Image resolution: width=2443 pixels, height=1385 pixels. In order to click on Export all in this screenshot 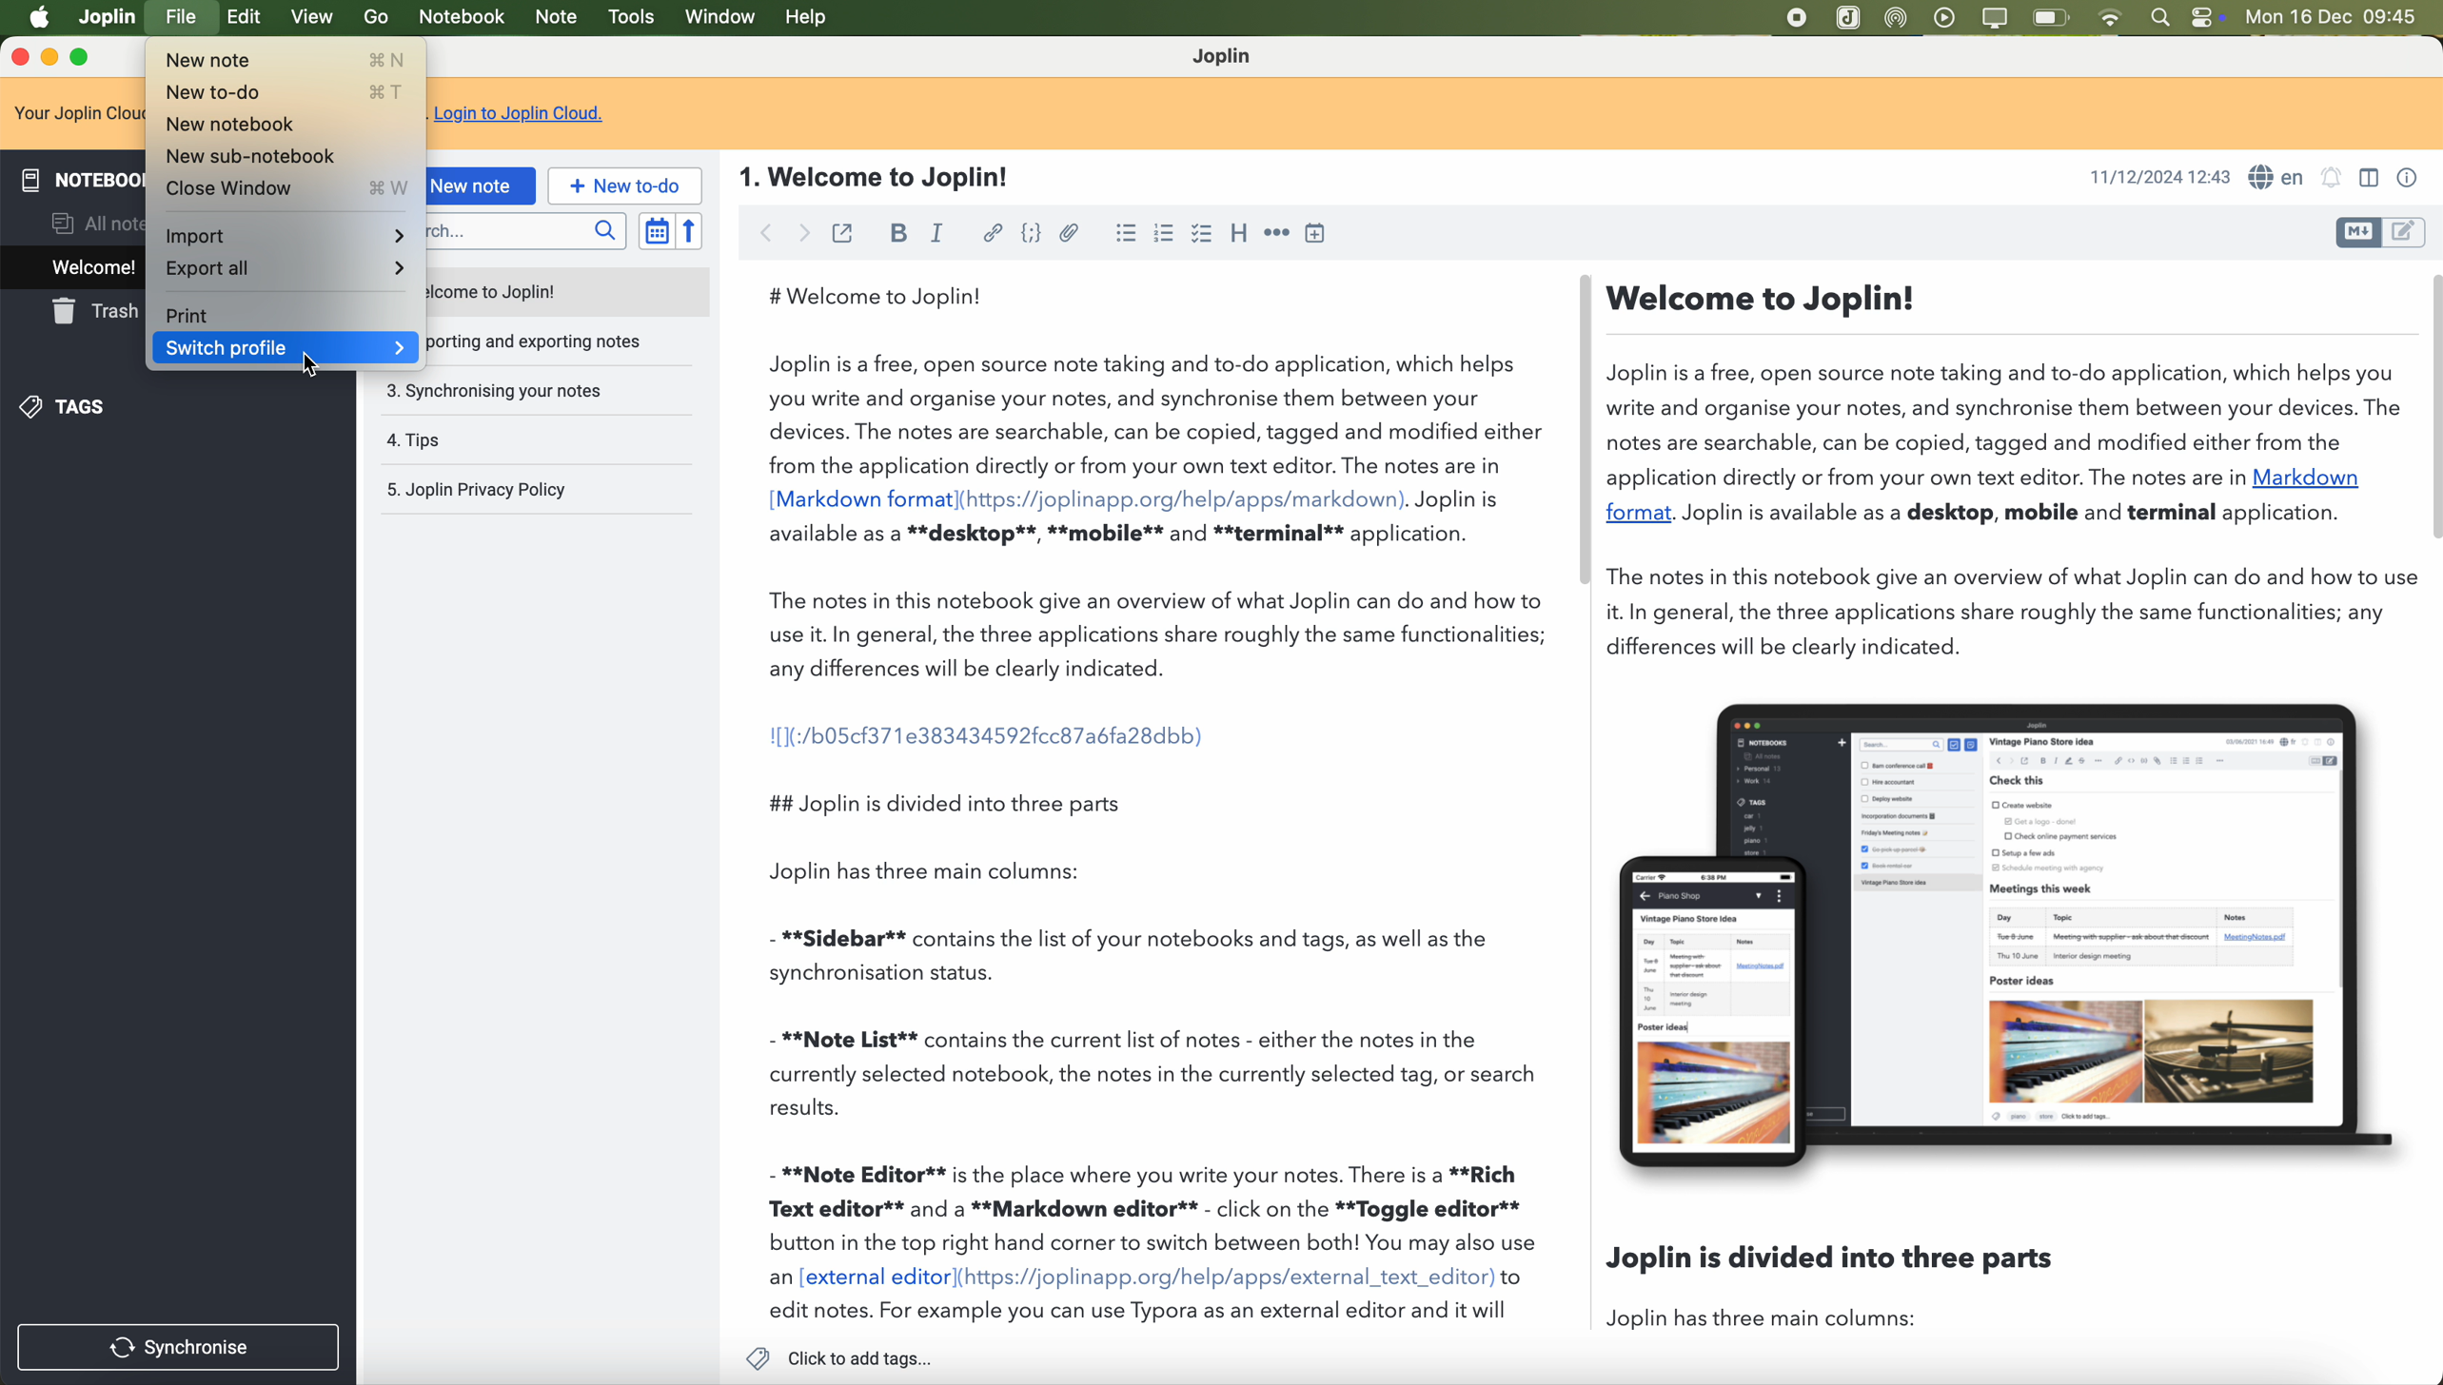, I will do `click(286, 271)`.